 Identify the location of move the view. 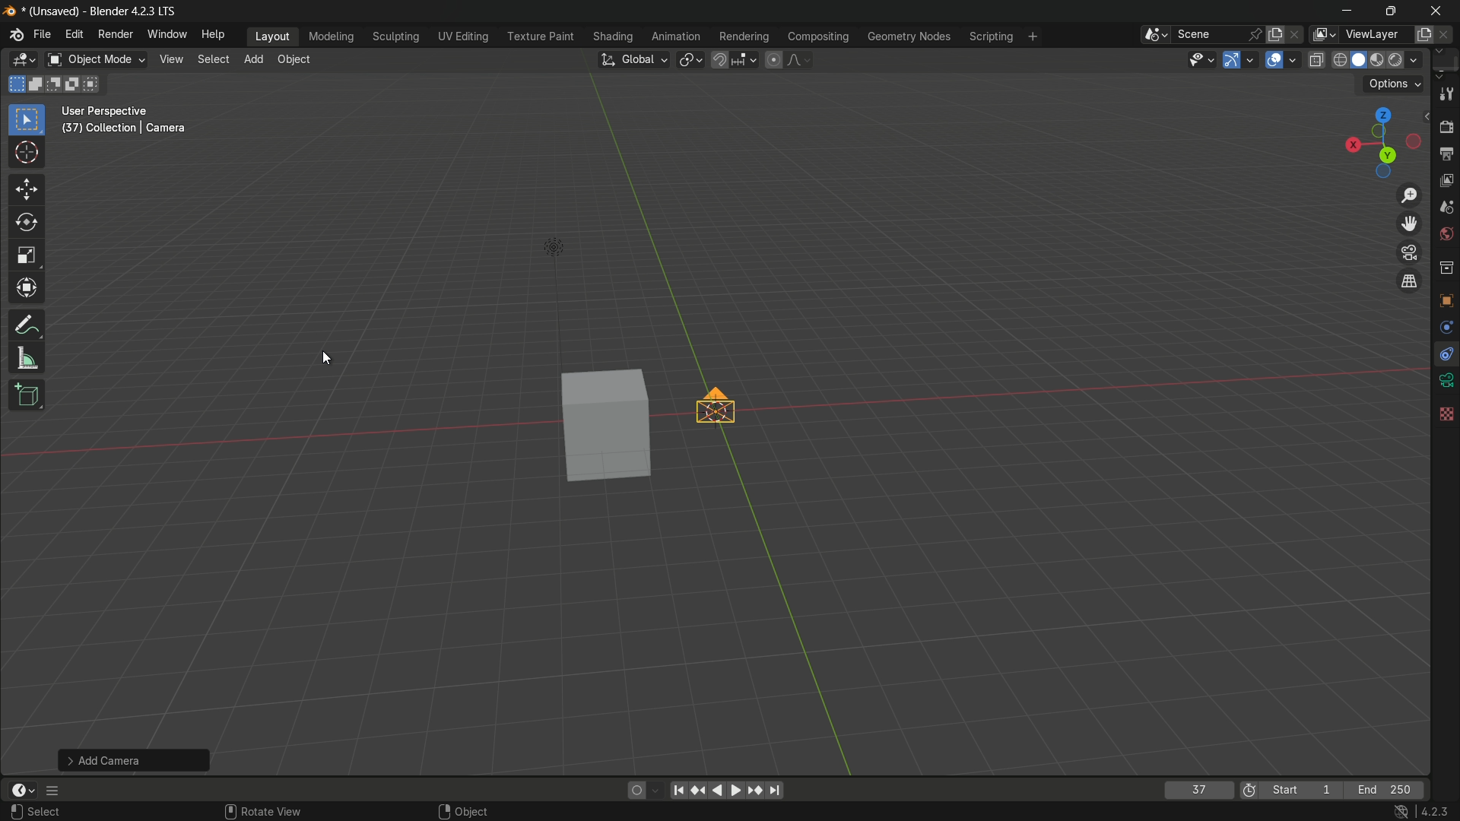
(1409, 224).